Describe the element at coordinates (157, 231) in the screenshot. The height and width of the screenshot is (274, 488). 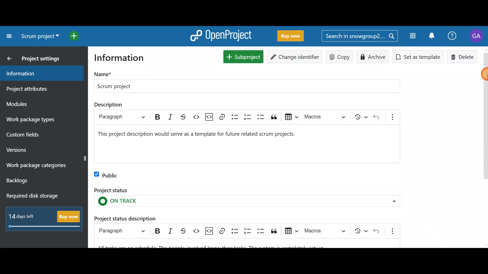
I see `Bold` at that location.